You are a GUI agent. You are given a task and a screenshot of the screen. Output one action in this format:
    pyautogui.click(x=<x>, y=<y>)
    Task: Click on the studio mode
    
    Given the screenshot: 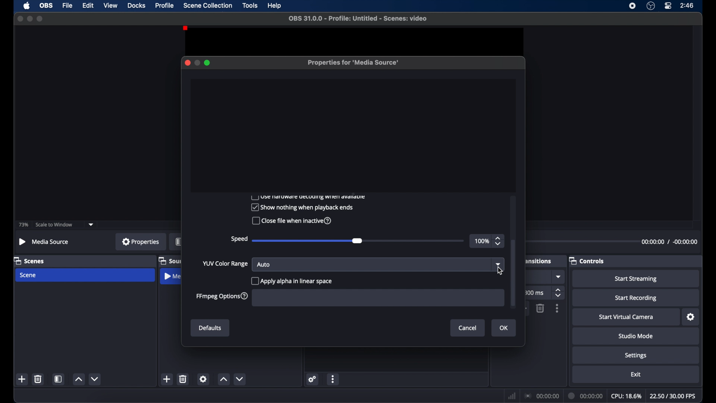 What is the action you would take?
    pyautogui.click(x=636, y=336)
    